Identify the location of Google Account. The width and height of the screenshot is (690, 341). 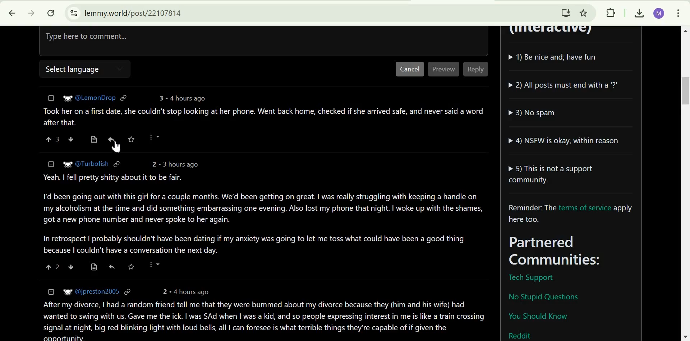
(659, 14).